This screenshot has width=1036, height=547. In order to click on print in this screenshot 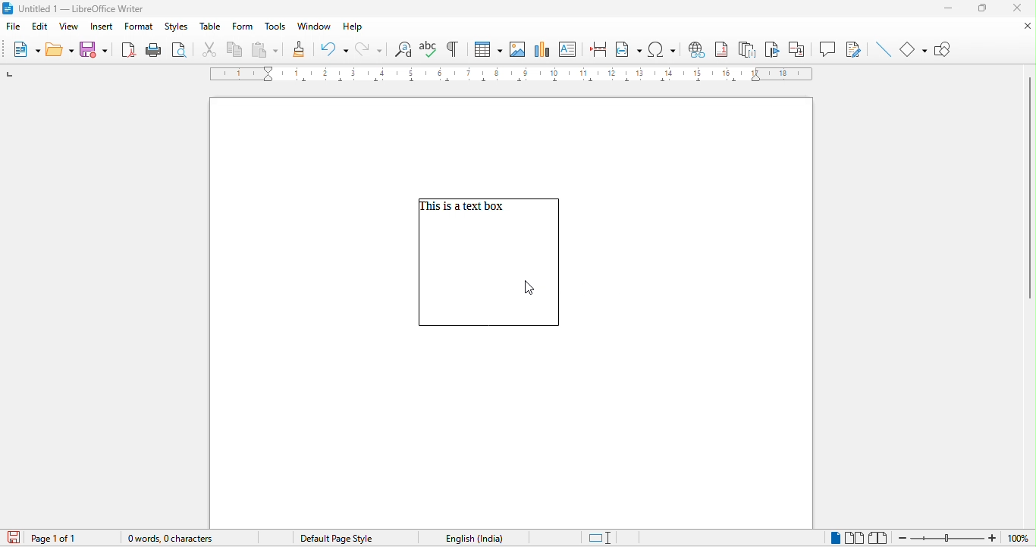, I will do `click(152, 49)`.